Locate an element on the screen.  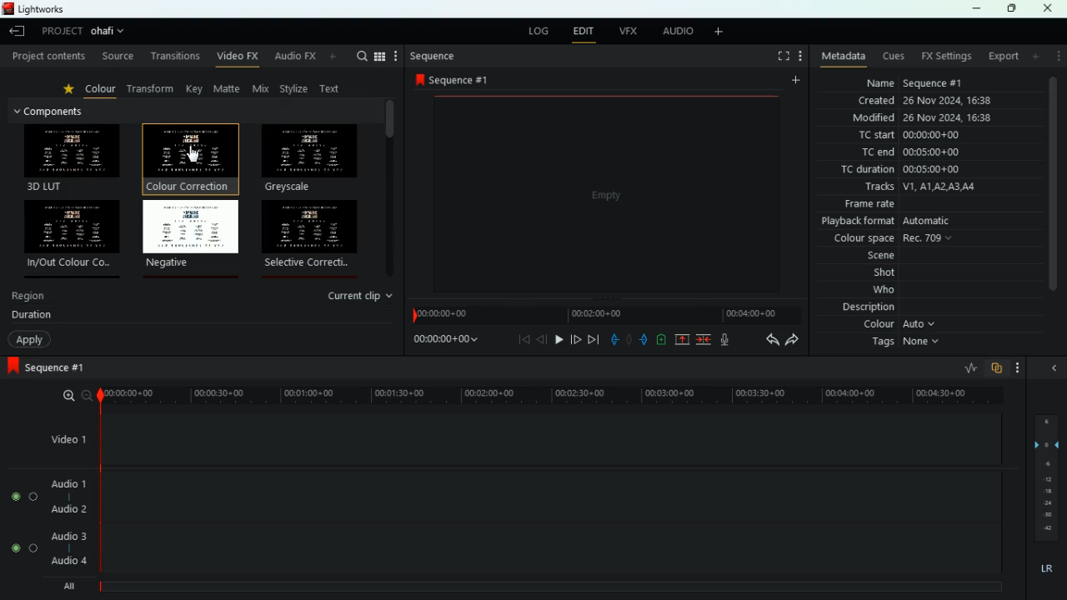
sequence is located at coordinates (458, 80).